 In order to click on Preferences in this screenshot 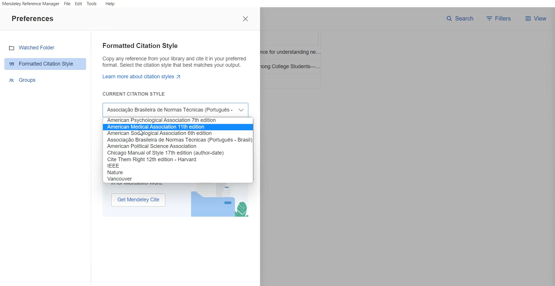, I will do `click(32, 18)`.